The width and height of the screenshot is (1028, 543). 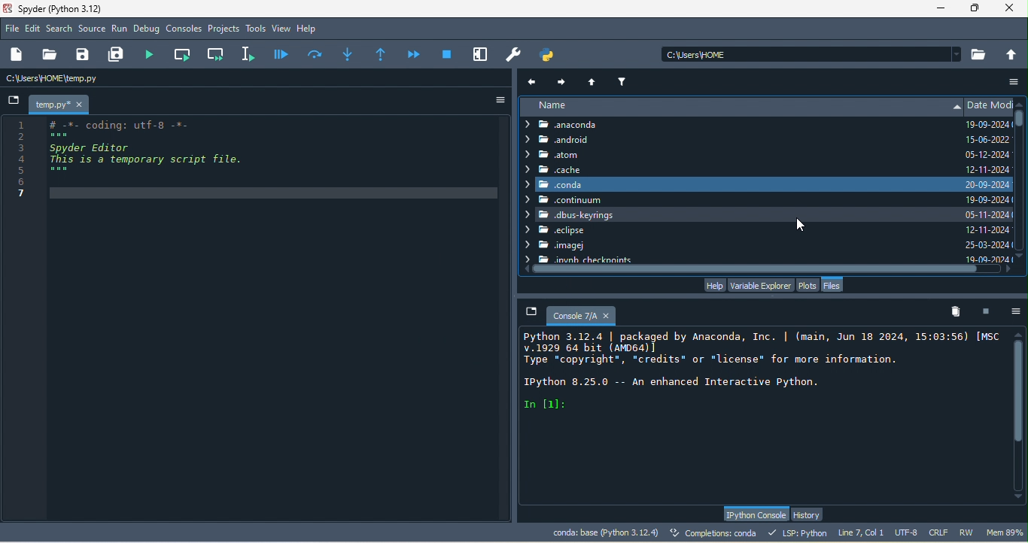 What do you see at coordinates (566, 200) in the screenshot?
I see `continuum` at bounding box center [566, 200].